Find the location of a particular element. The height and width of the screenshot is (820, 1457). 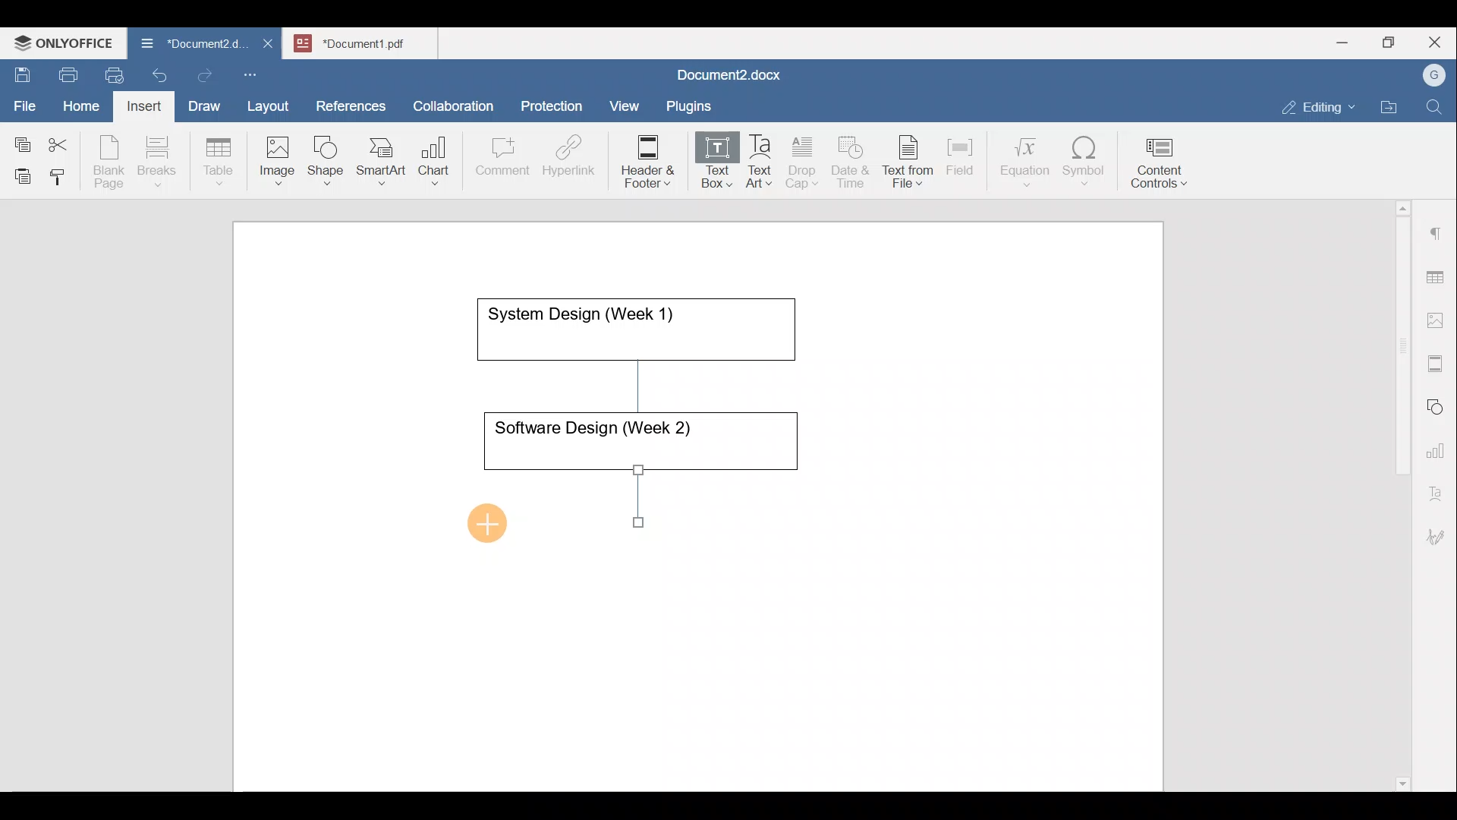

Shape is located at coordinates (327, 153).